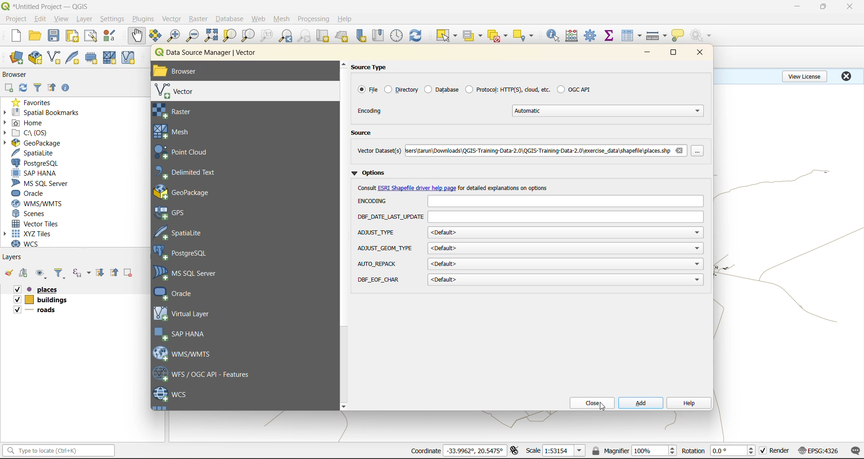 The image size is (864, 459). What do you see at coordinates (390, 217) in the screenshot?
I see `dbf date last update` at bounding box center [390, 217].